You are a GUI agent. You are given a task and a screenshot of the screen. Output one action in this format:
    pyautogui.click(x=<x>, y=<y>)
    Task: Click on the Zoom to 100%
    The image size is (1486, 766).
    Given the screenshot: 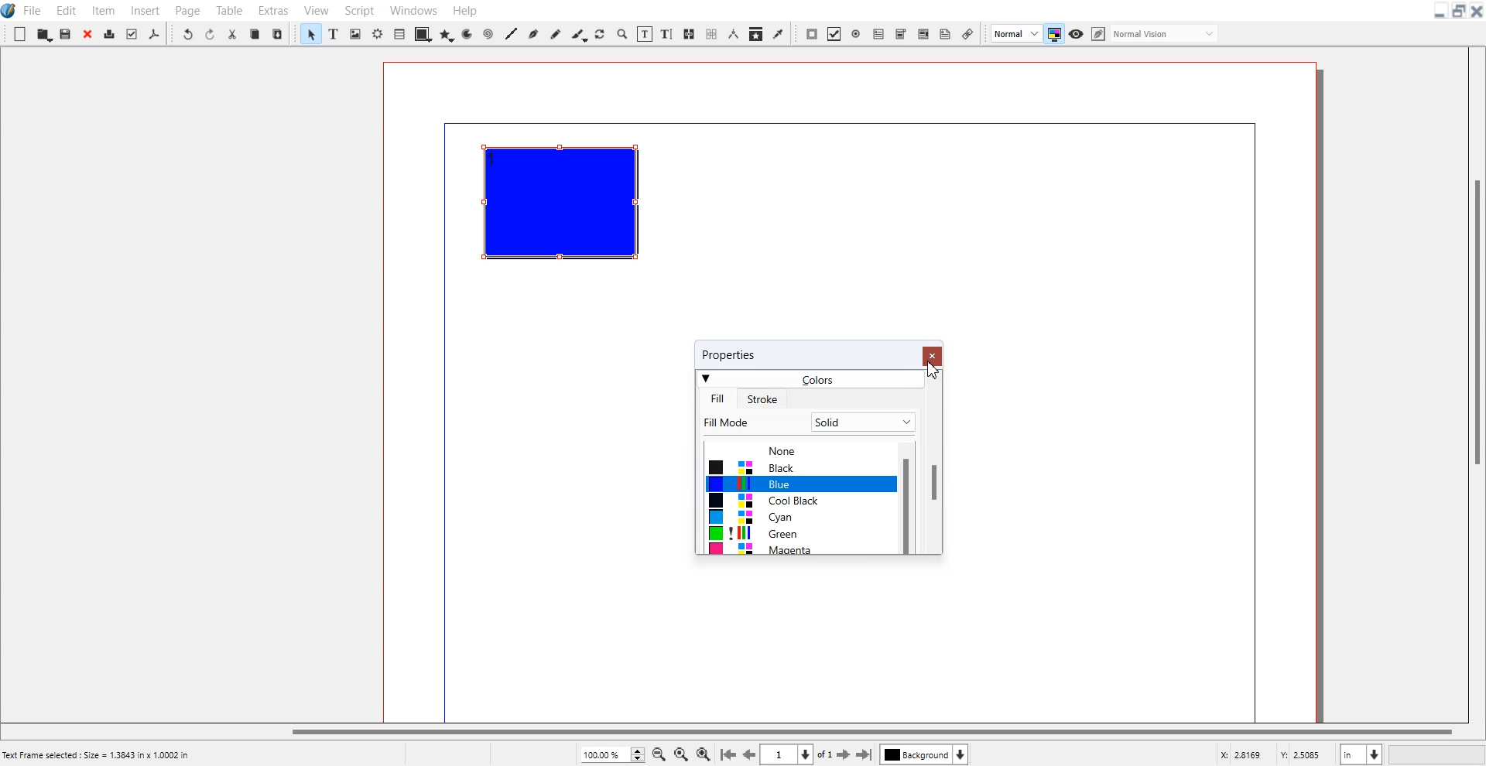 What is the action you would take?
    pyautogui.click(x=680, y=754)
    